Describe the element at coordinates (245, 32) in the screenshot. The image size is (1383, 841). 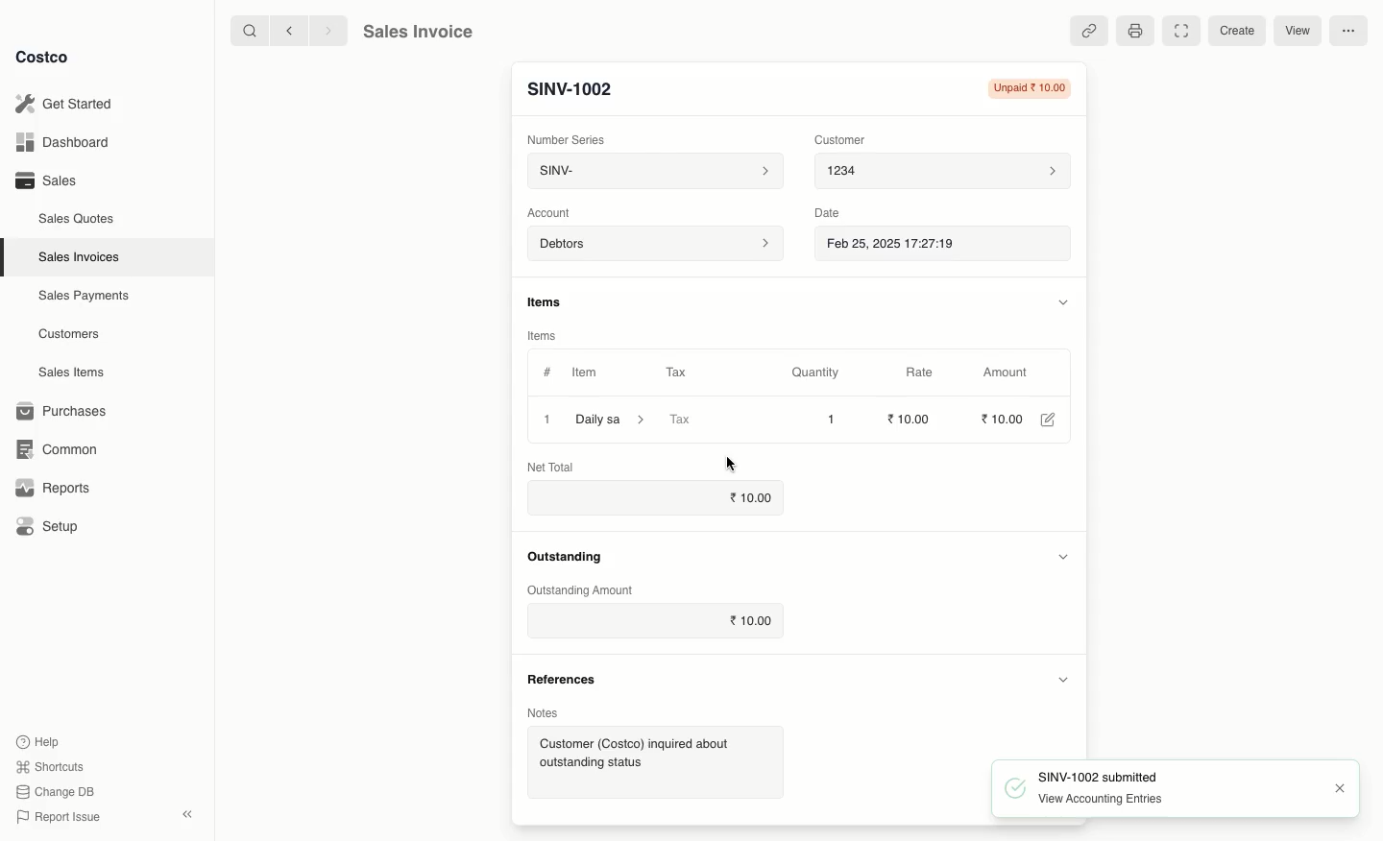
I see `Search` at that location.